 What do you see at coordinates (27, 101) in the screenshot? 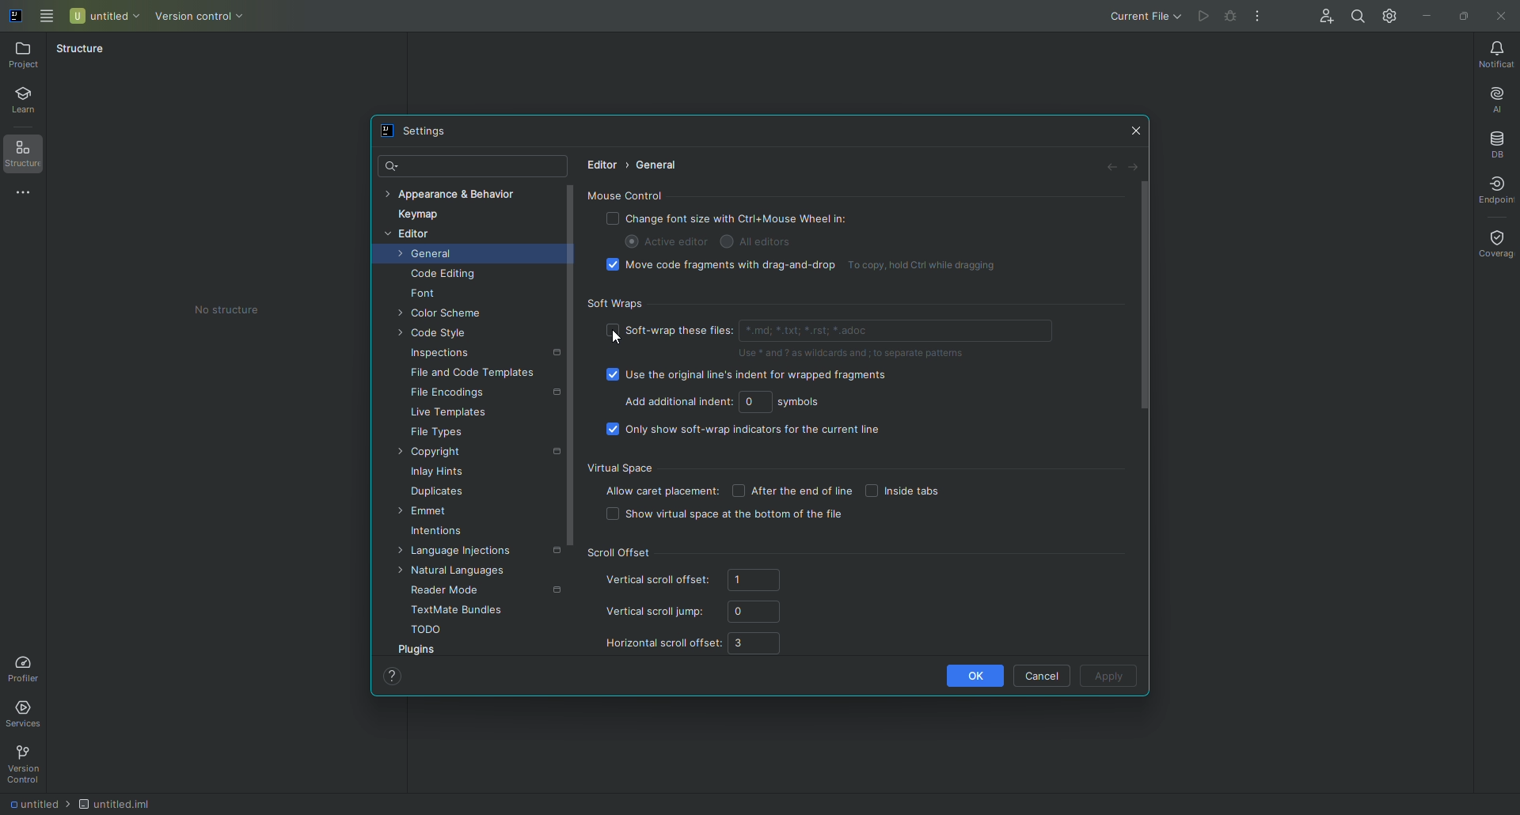
I see `Learn` at bounding box center [27, 101].